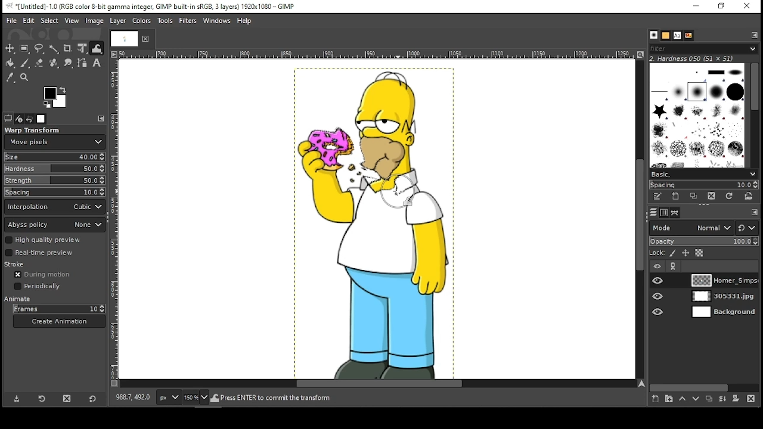  Describe the element at coordinates (670, 400) in the screenshot. I see `create a new layer group` at that location.